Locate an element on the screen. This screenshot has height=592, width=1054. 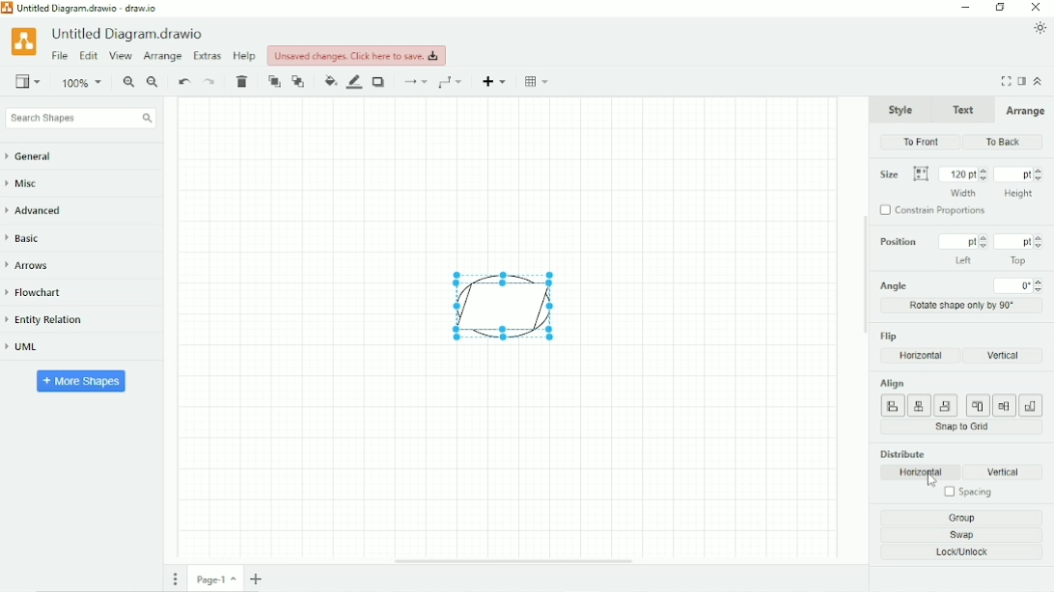
Distribute is located at coordinates (902, 453).